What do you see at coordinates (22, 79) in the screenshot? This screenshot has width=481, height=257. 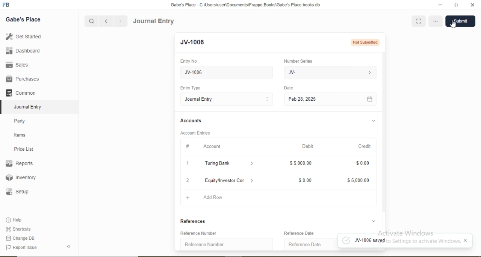 I see `Purchases` at bounding box center [22, 79].